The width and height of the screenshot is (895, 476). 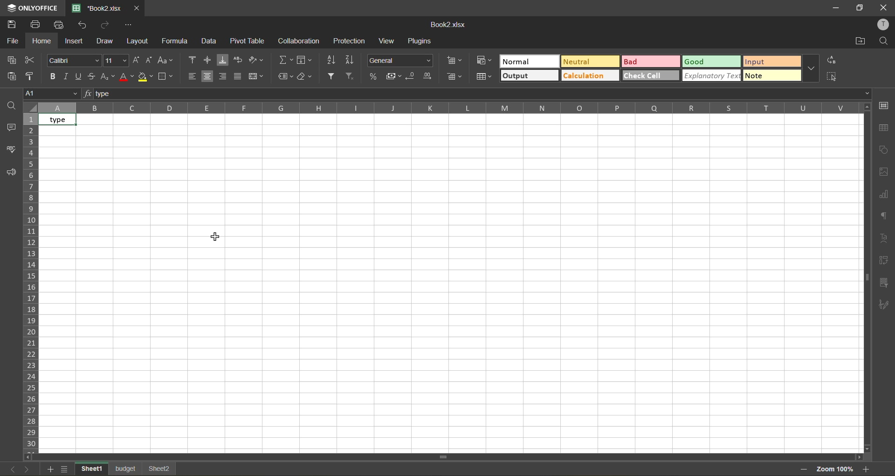 I want to click on Book2.xlsx, so click(x=449, y=26).